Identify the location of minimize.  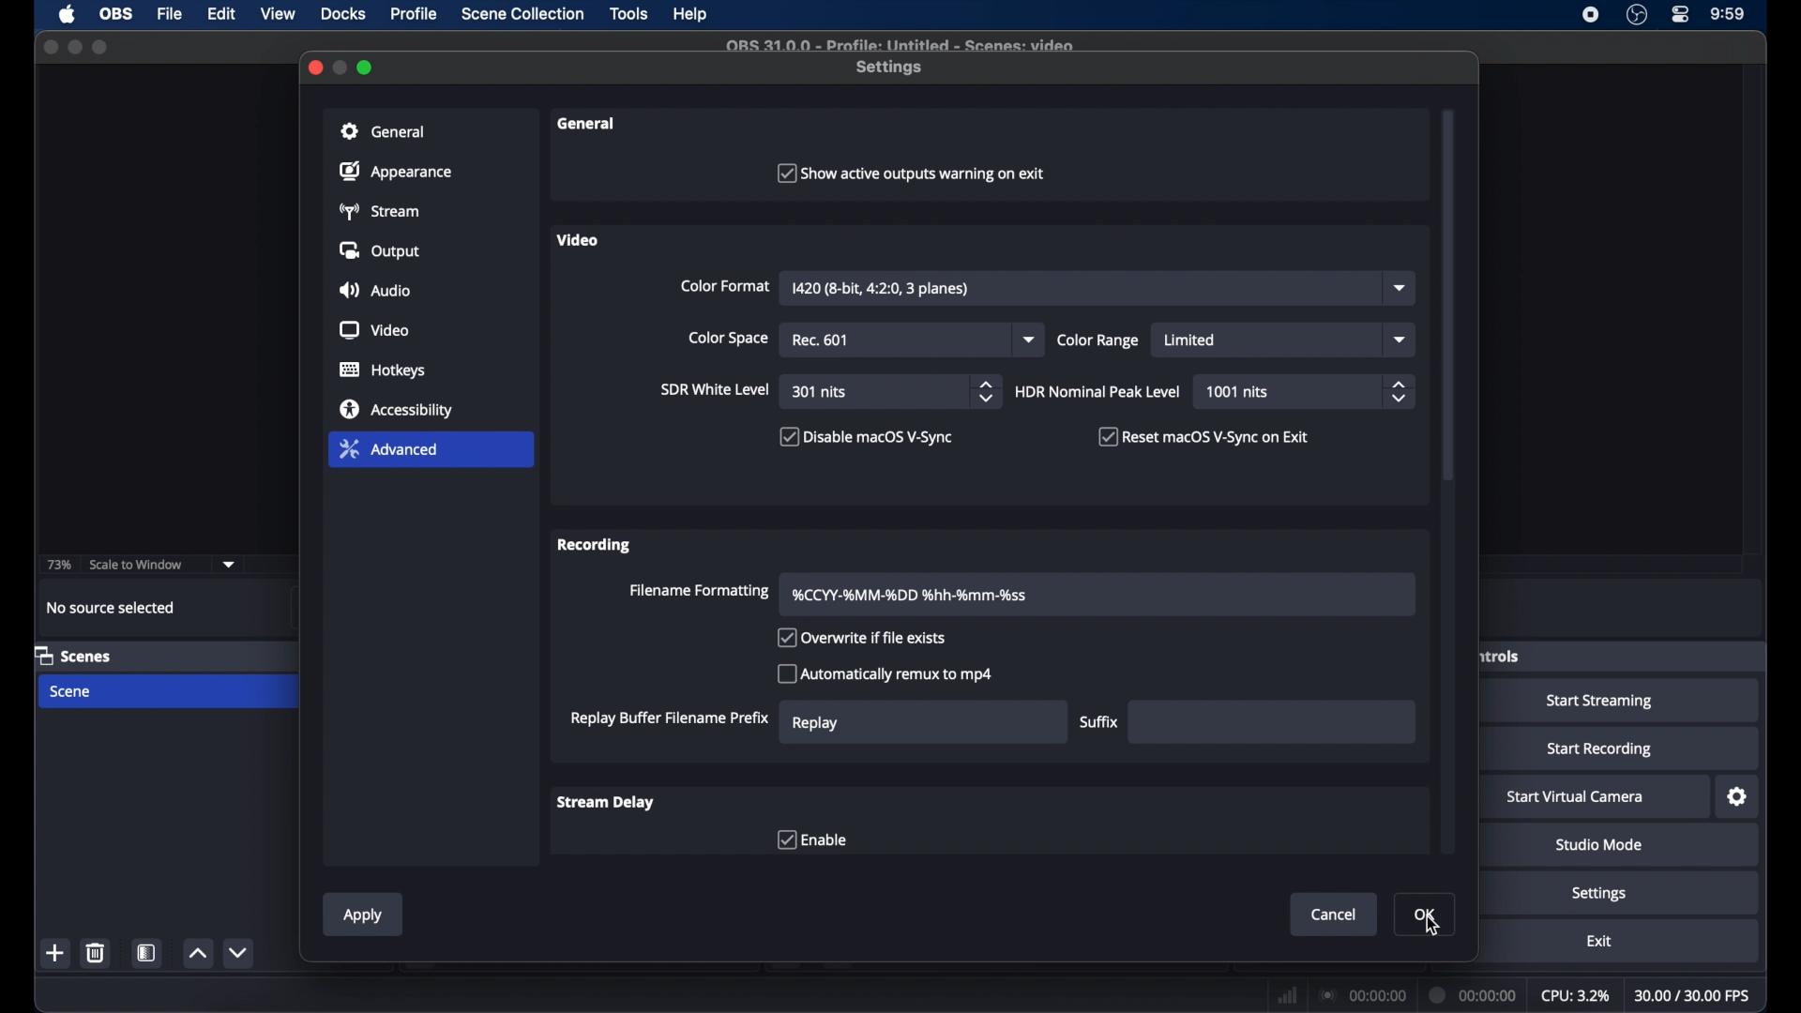
(341, 68).